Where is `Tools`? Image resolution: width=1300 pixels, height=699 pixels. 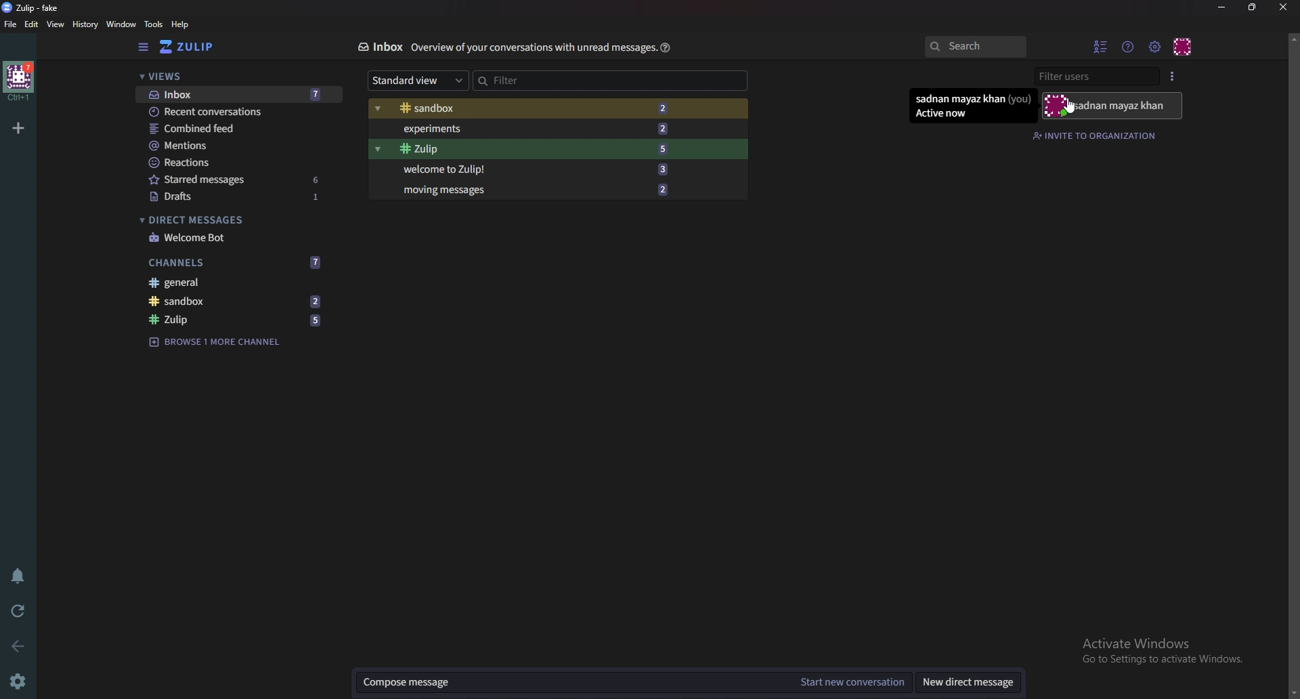
Tools is located at coordinates (154, 24).